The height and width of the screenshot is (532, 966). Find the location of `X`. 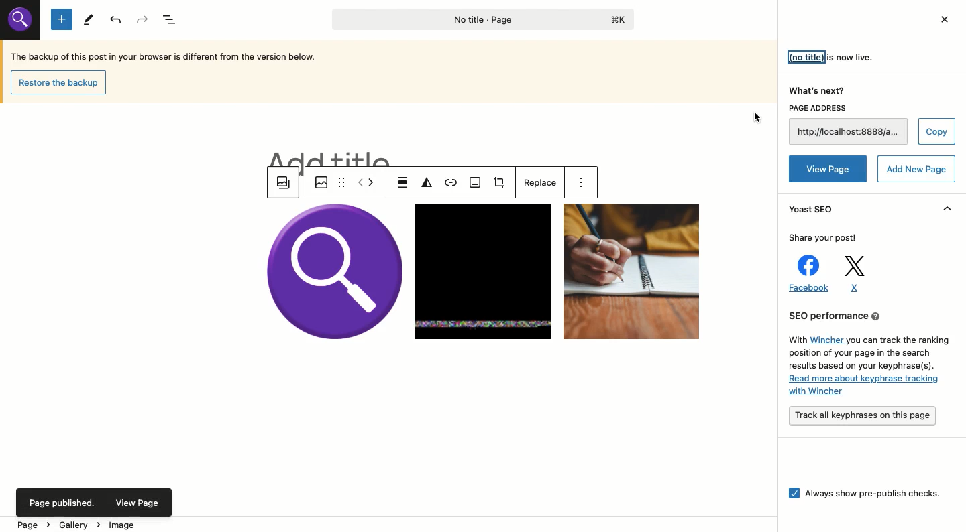

X is located at coordinates (852, 274).